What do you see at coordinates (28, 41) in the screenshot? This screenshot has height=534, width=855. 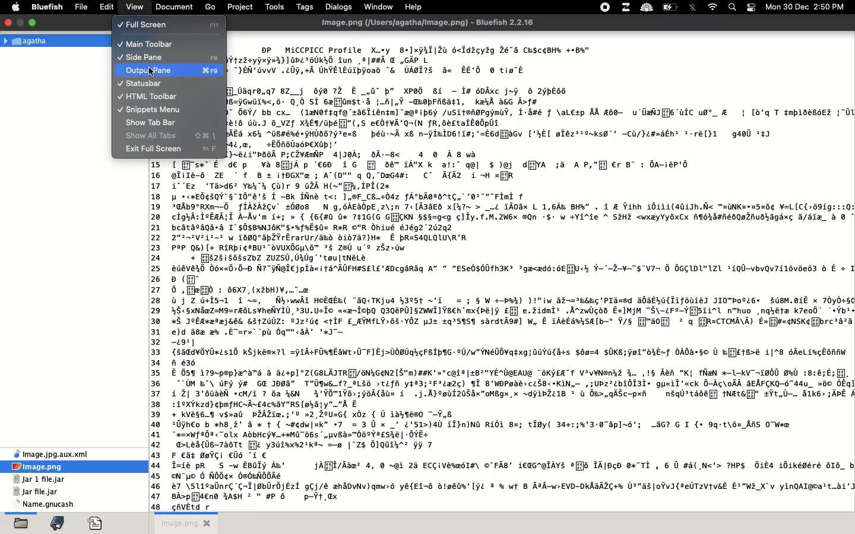 I see `Agatha` at bounding box center [28, 41].